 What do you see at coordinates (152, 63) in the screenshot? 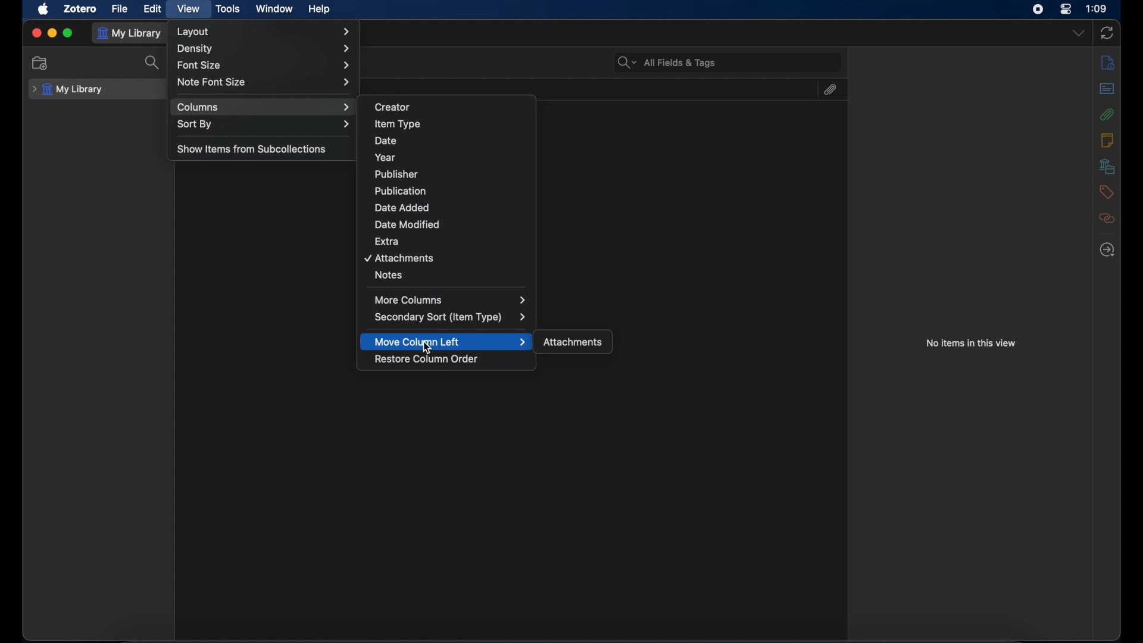
I see `search` at bounding box center [152, 63].